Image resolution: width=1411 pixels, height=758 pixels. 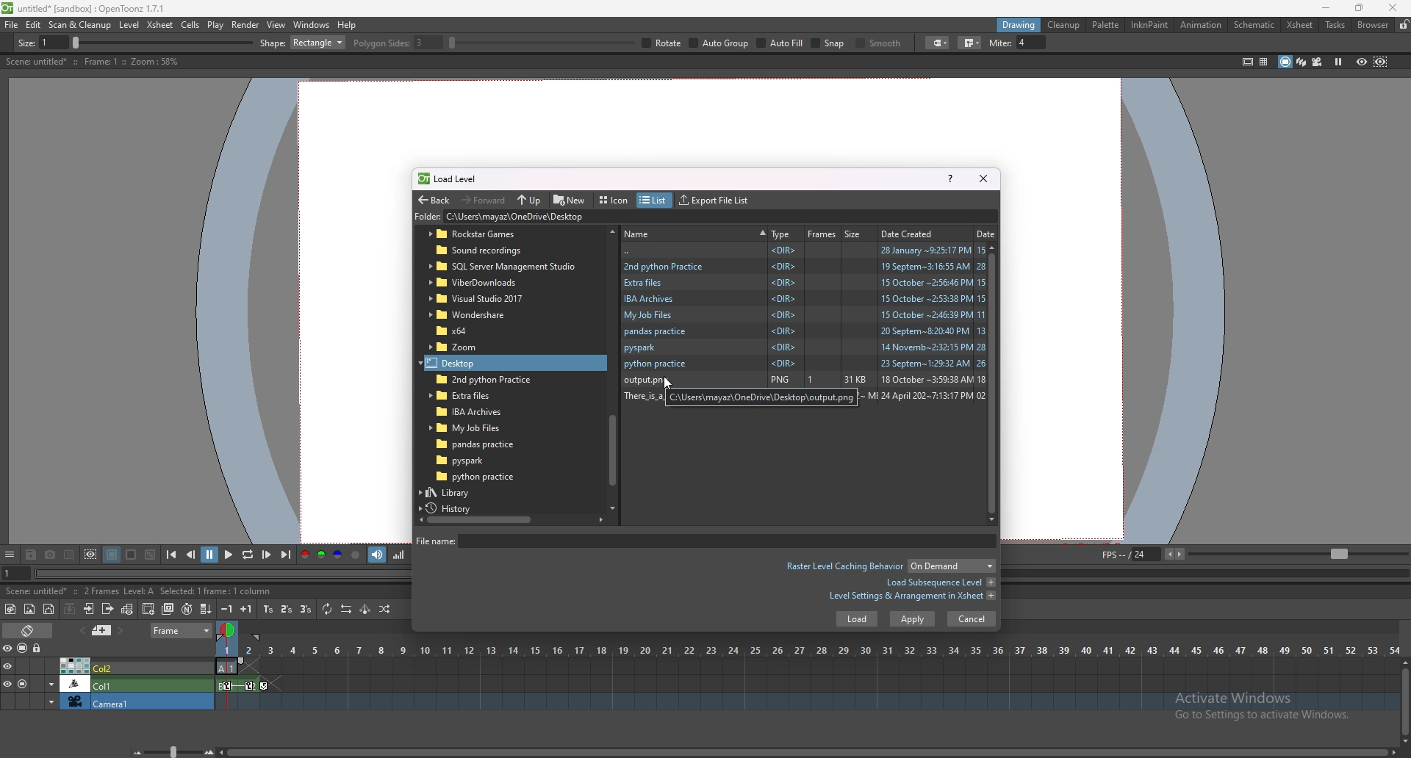 What do you see at coordinates (804, 282) in the screenshot?
I see `folder` at bounding box center [804, 282].